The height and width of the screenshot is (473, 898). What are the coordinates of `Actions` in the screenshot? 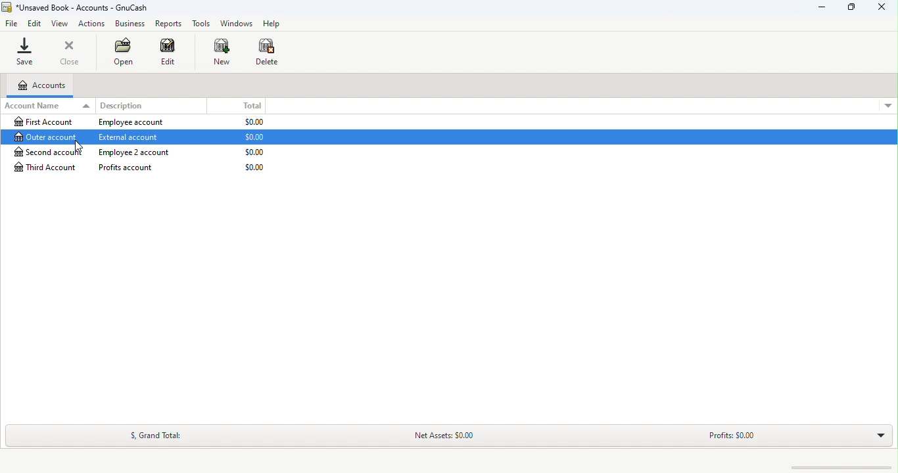 It's located at (92, 23).